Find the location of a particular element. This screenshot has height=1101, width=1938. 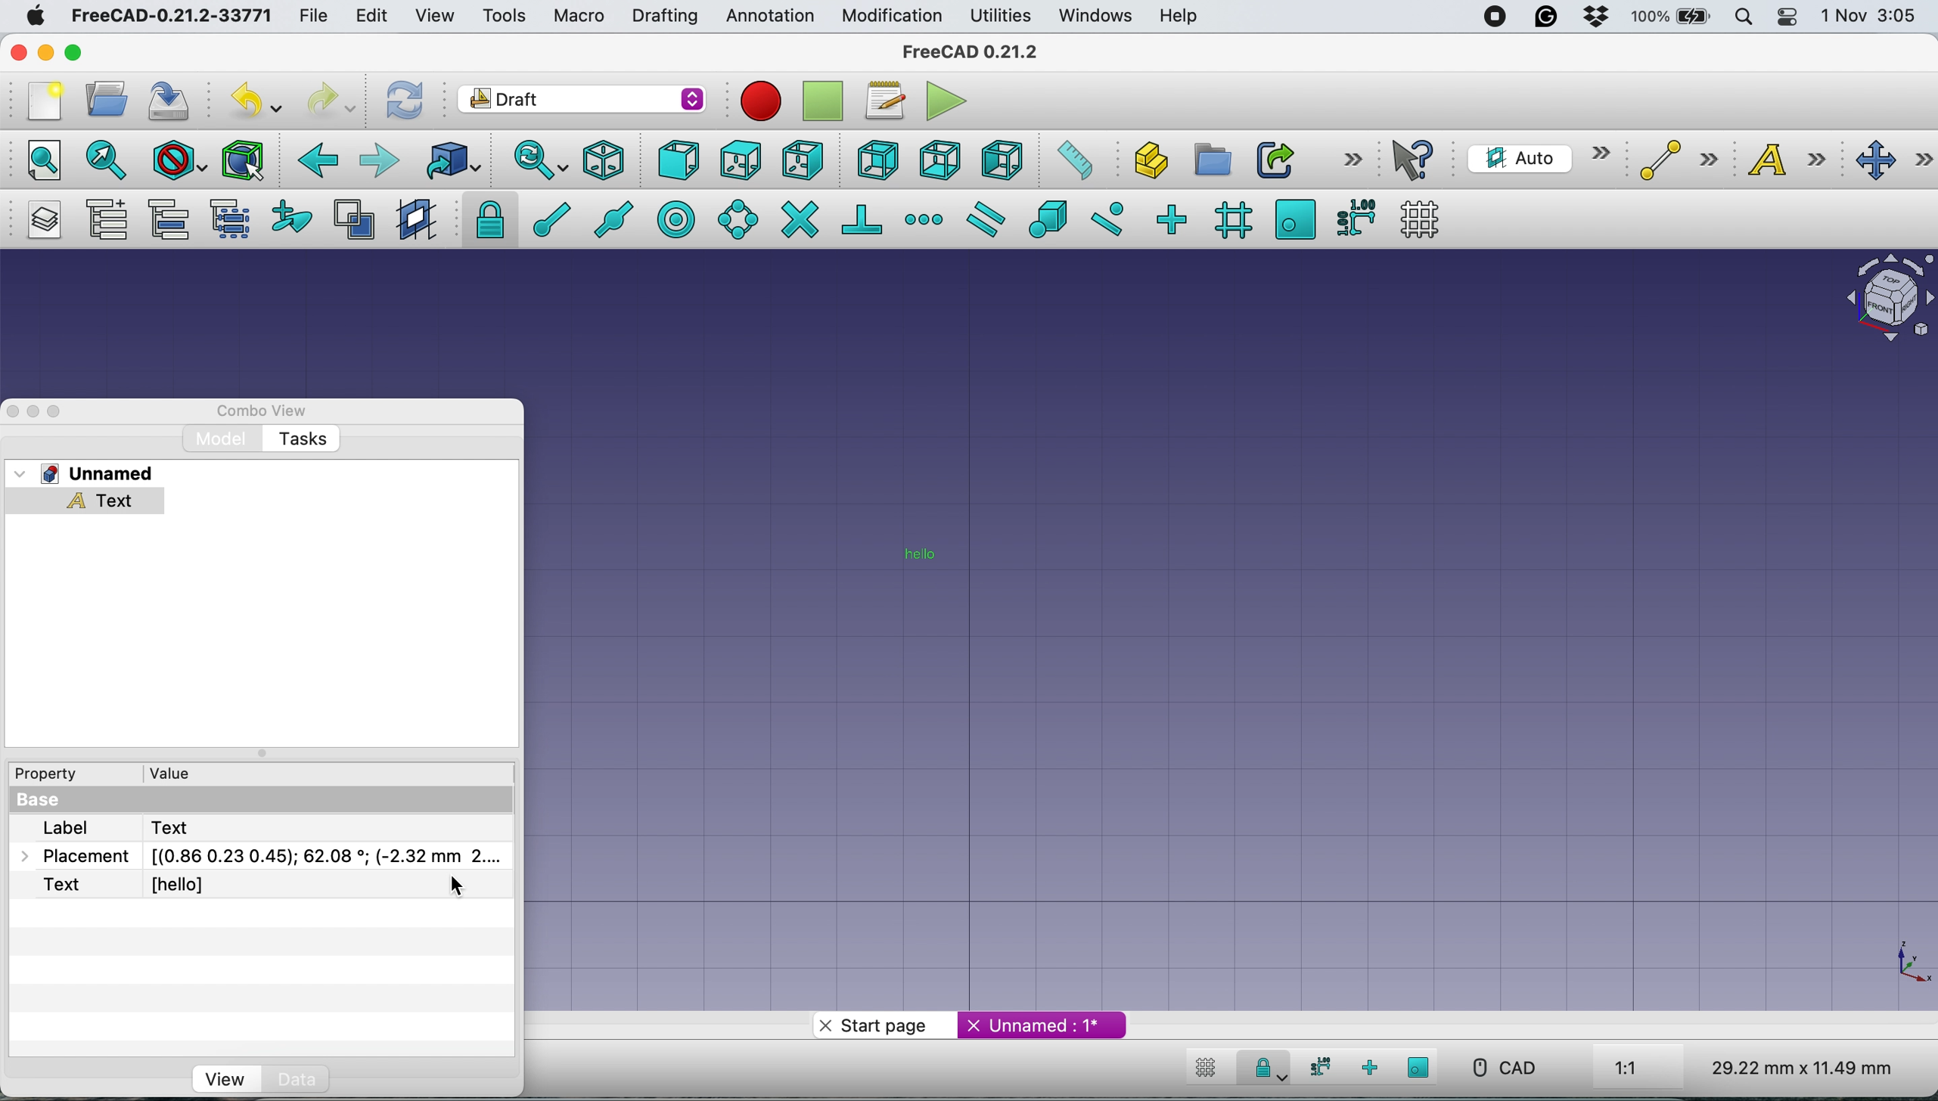

execute macros is located at coordinates (944, 102).